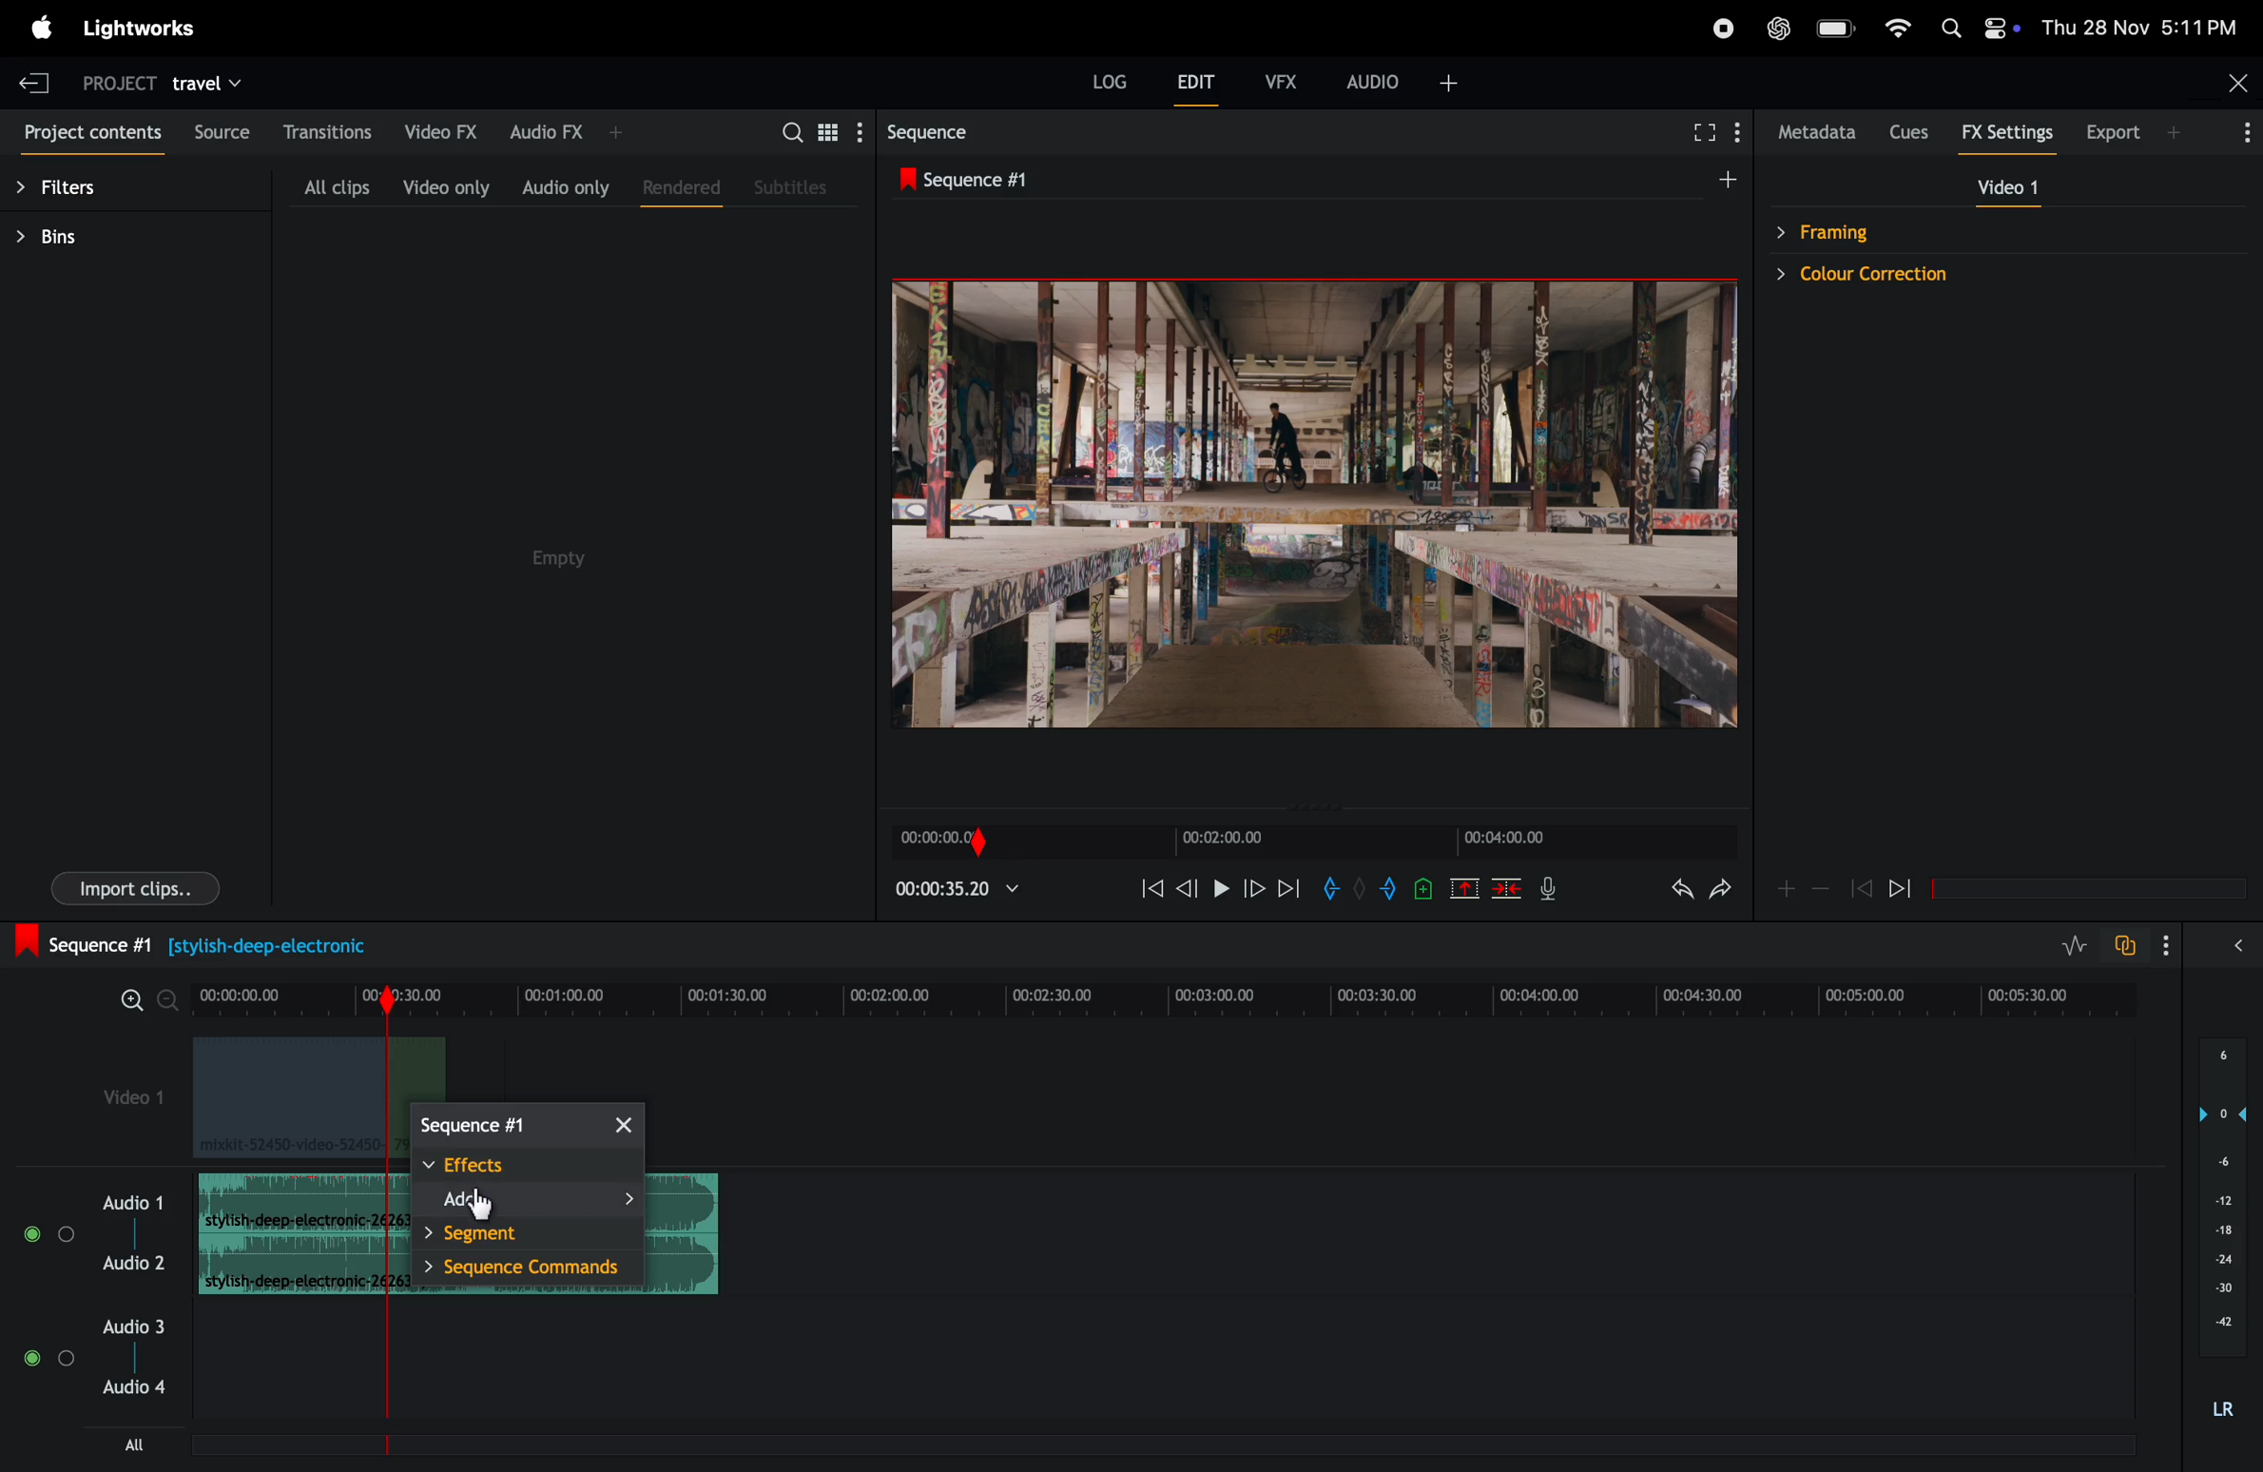 The image size is (2263, 1472). I want to click on Audio Clip, so click(288, 1267).